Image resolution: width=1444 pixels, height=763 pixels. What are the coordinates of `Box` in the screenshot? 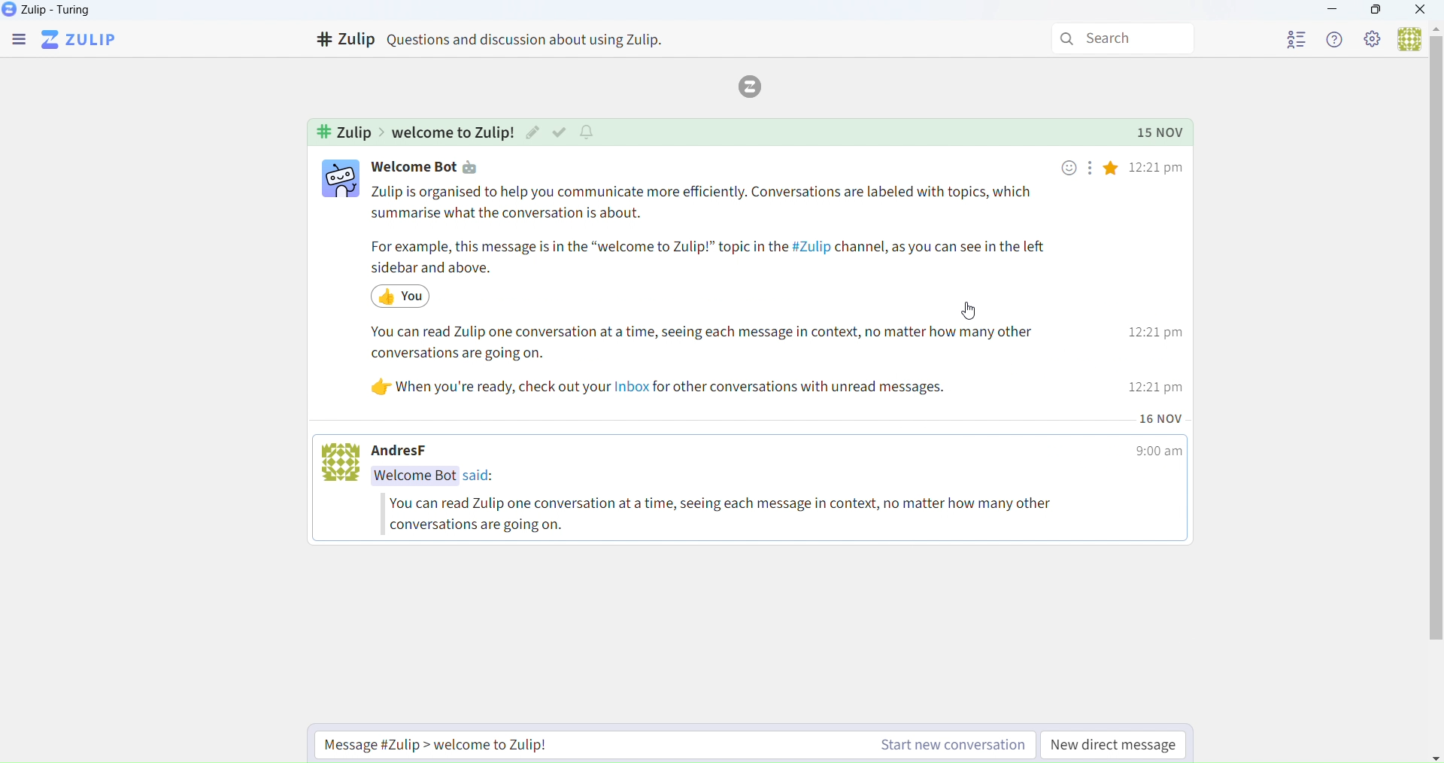 It's located at (1377, 12).